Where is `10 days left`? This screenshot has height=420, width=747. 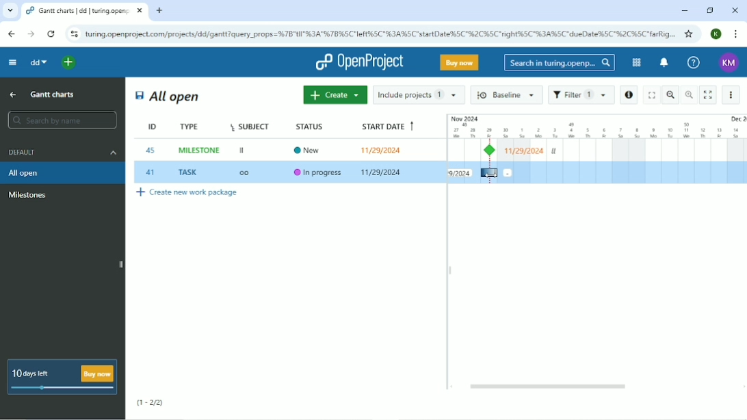 10 days left is located at coordinates (61, 377).